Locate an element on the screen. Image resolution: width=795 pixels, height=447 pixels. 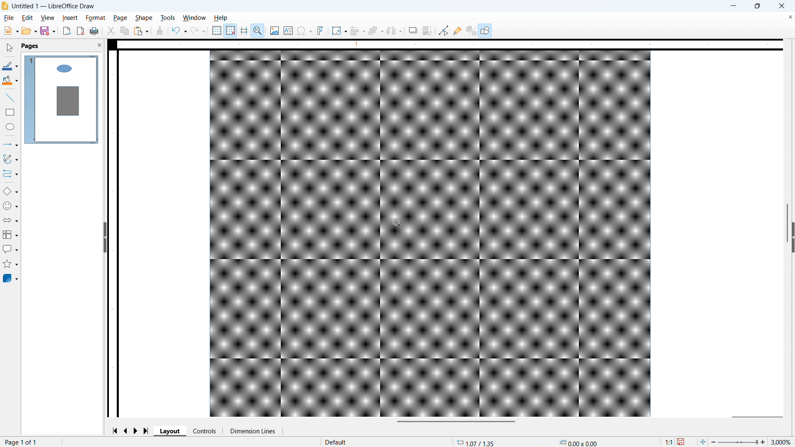
Vertical scroll bar  is located at coordinates (787, 223).